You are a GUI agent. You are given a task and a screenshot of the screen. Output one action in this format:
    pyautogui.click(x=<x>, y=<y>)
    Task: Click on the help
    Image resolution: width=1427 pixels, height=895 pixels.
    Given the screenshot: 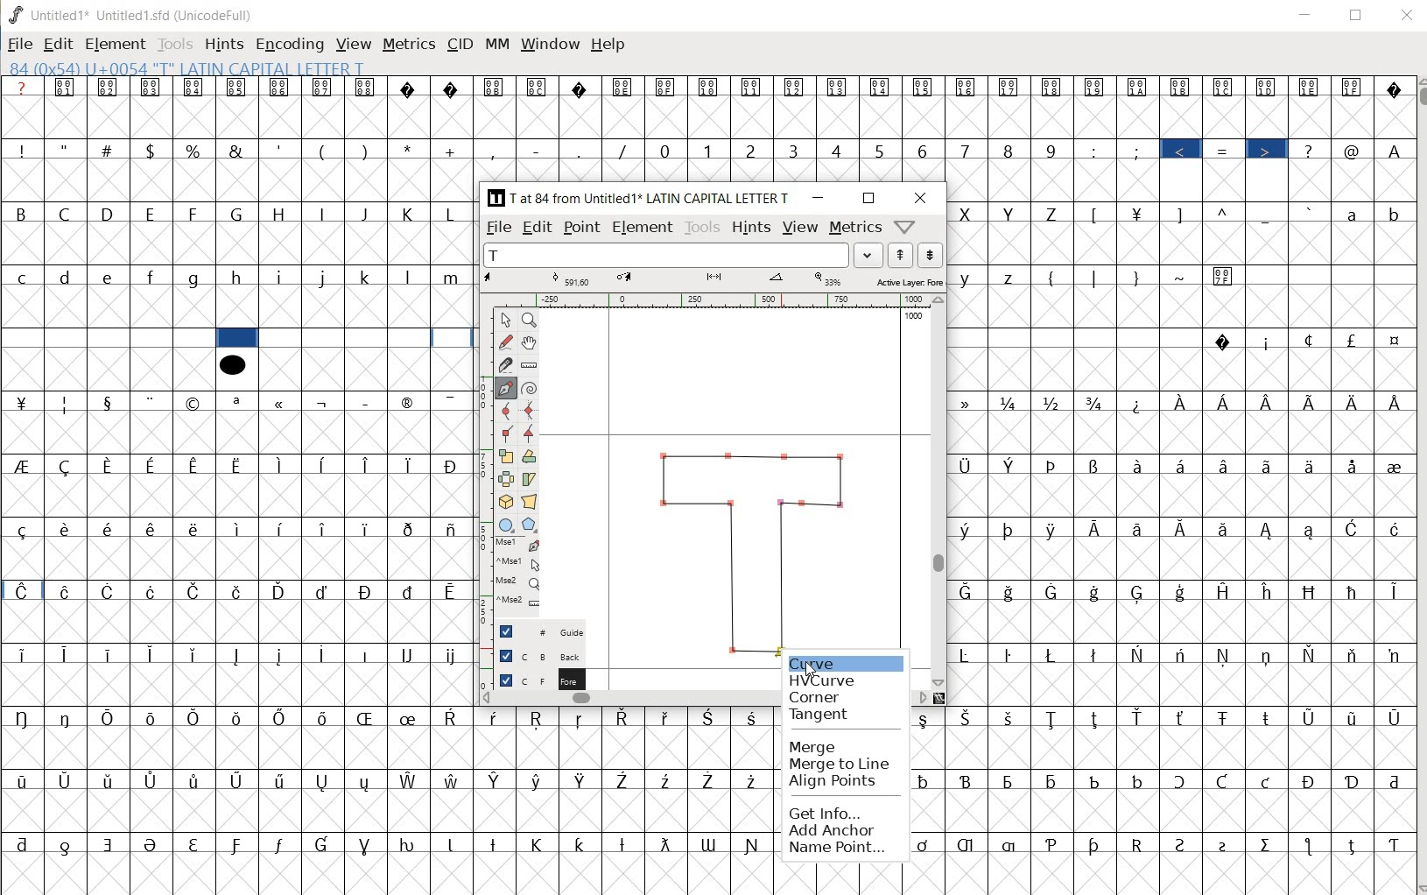 What is the action you would take?
    pyautogui.click(x=608, y=44)
    